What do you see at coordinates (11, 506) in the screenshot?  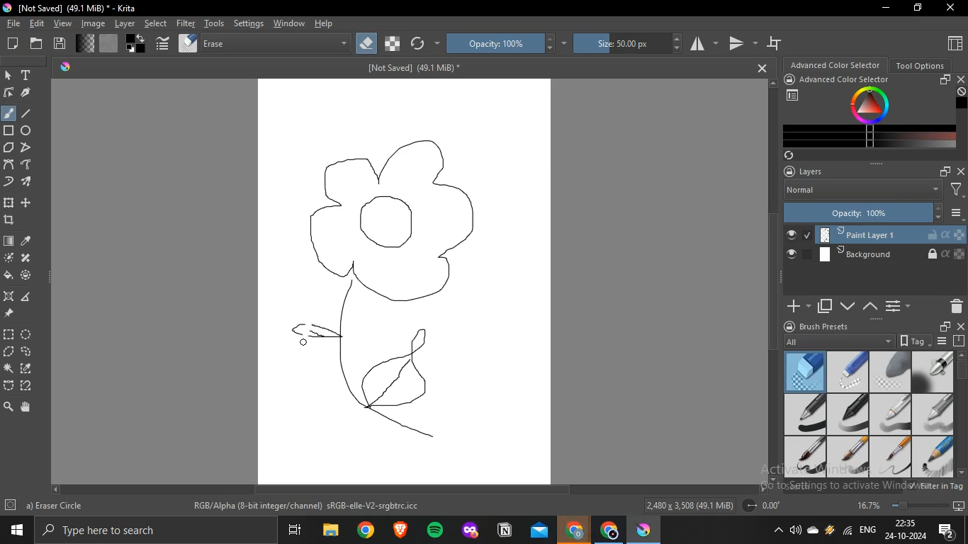 I see `Settings` at bounding box center [11, 506].